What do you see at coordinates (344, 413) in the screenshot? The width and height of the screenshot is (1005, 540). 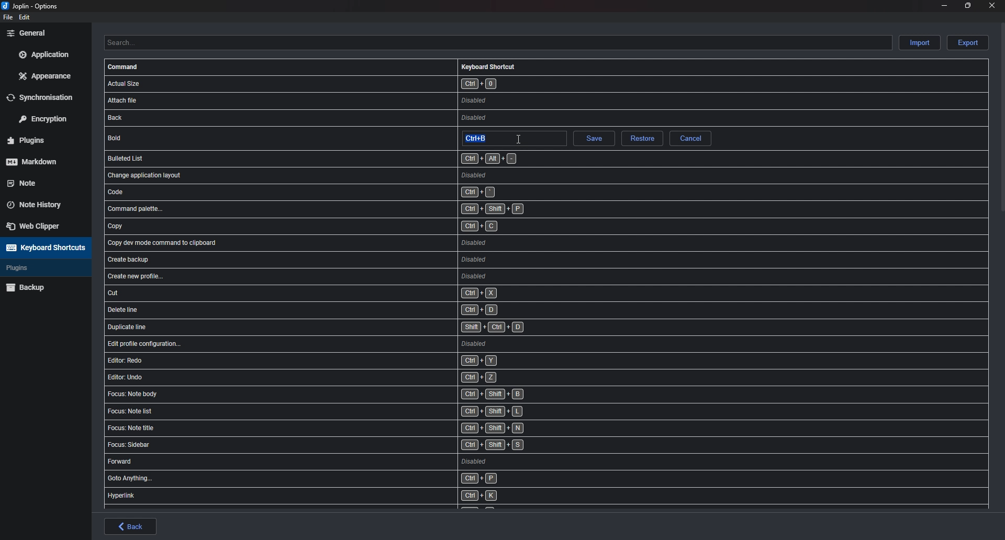 I see `shortcut` at bounding box center [344, 413].